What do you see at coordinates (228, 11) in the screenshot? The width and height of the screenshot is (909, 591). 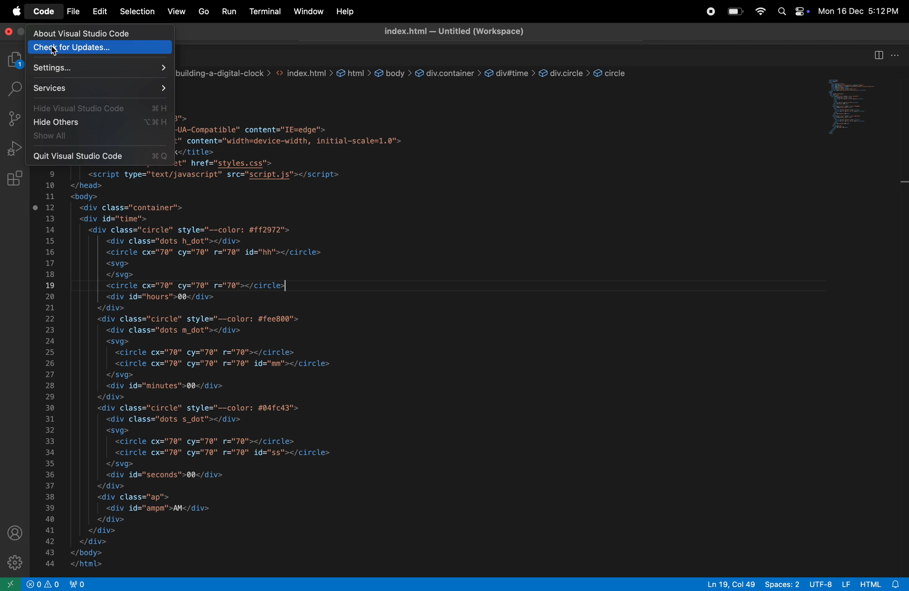 I see `run` at bounding box center [228, 11].